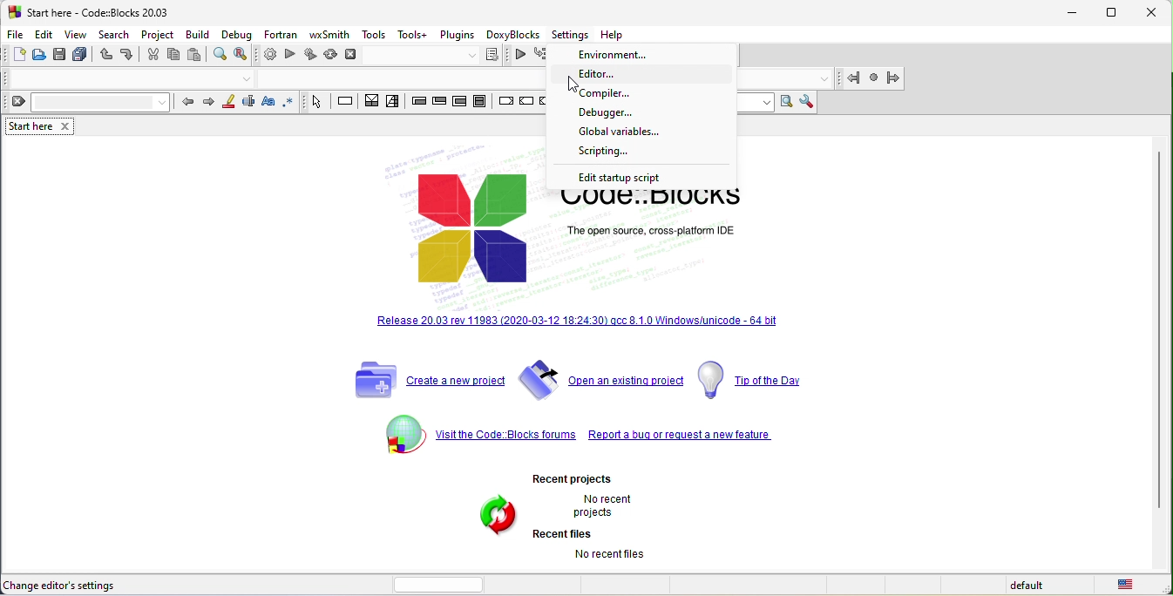 The height and width of the screenshot is (596, 1173). I want to click on last jamp, so click(873, 78).